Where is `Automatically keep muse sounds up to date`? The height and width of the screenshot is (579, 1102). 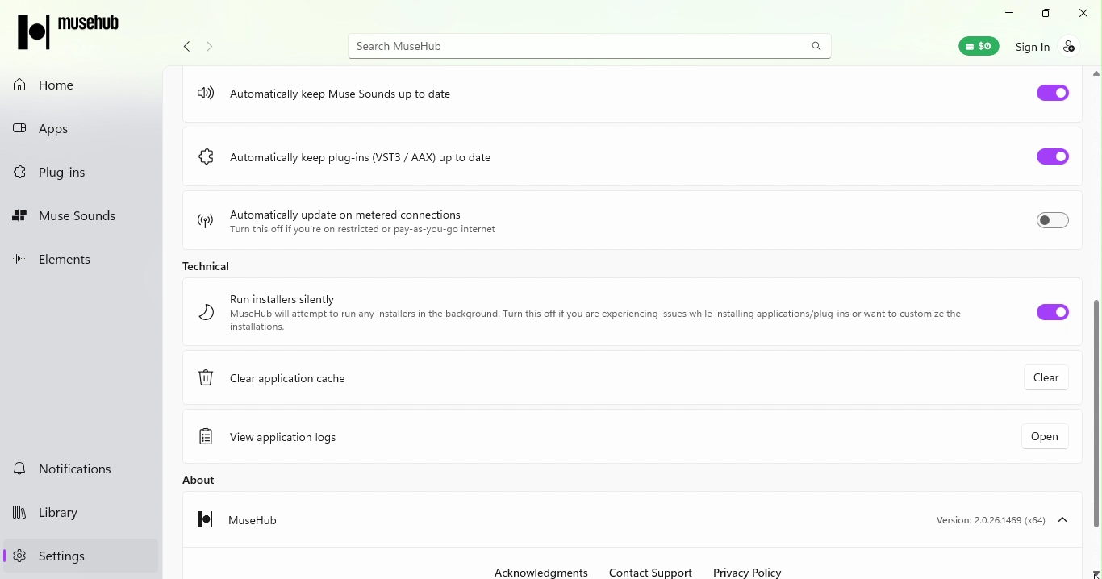 Automatically keep muse sounds up to date is located at coordinates (326, 95).